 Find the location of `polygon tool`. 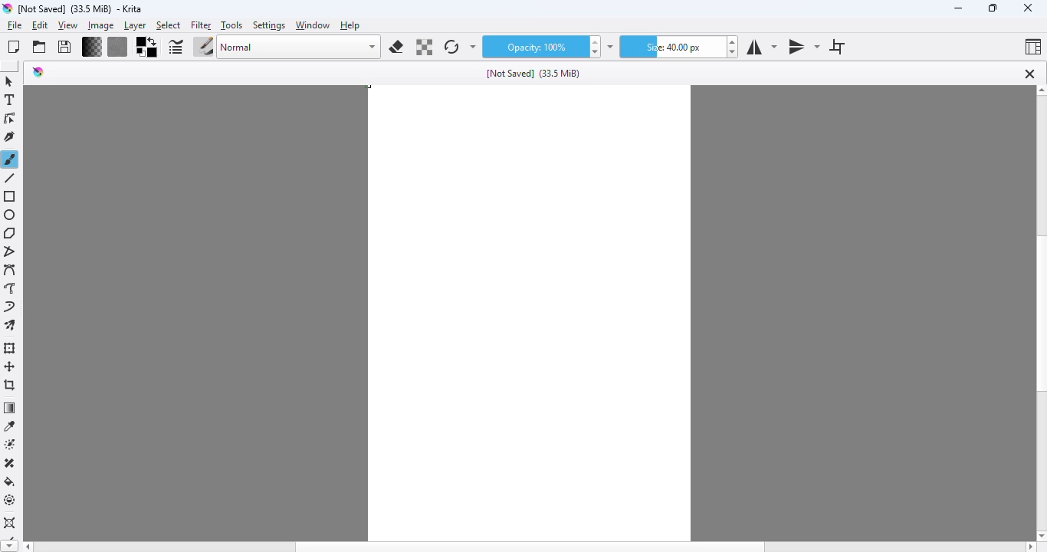

polygon tool is located at coordinates (11, 234).